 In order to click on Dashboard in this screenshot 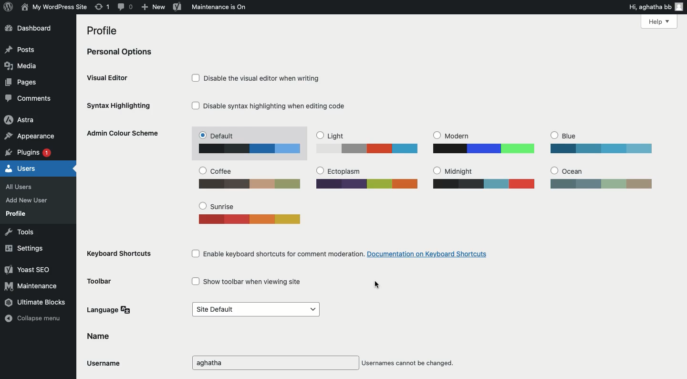, I will do `click(29, 28)`.